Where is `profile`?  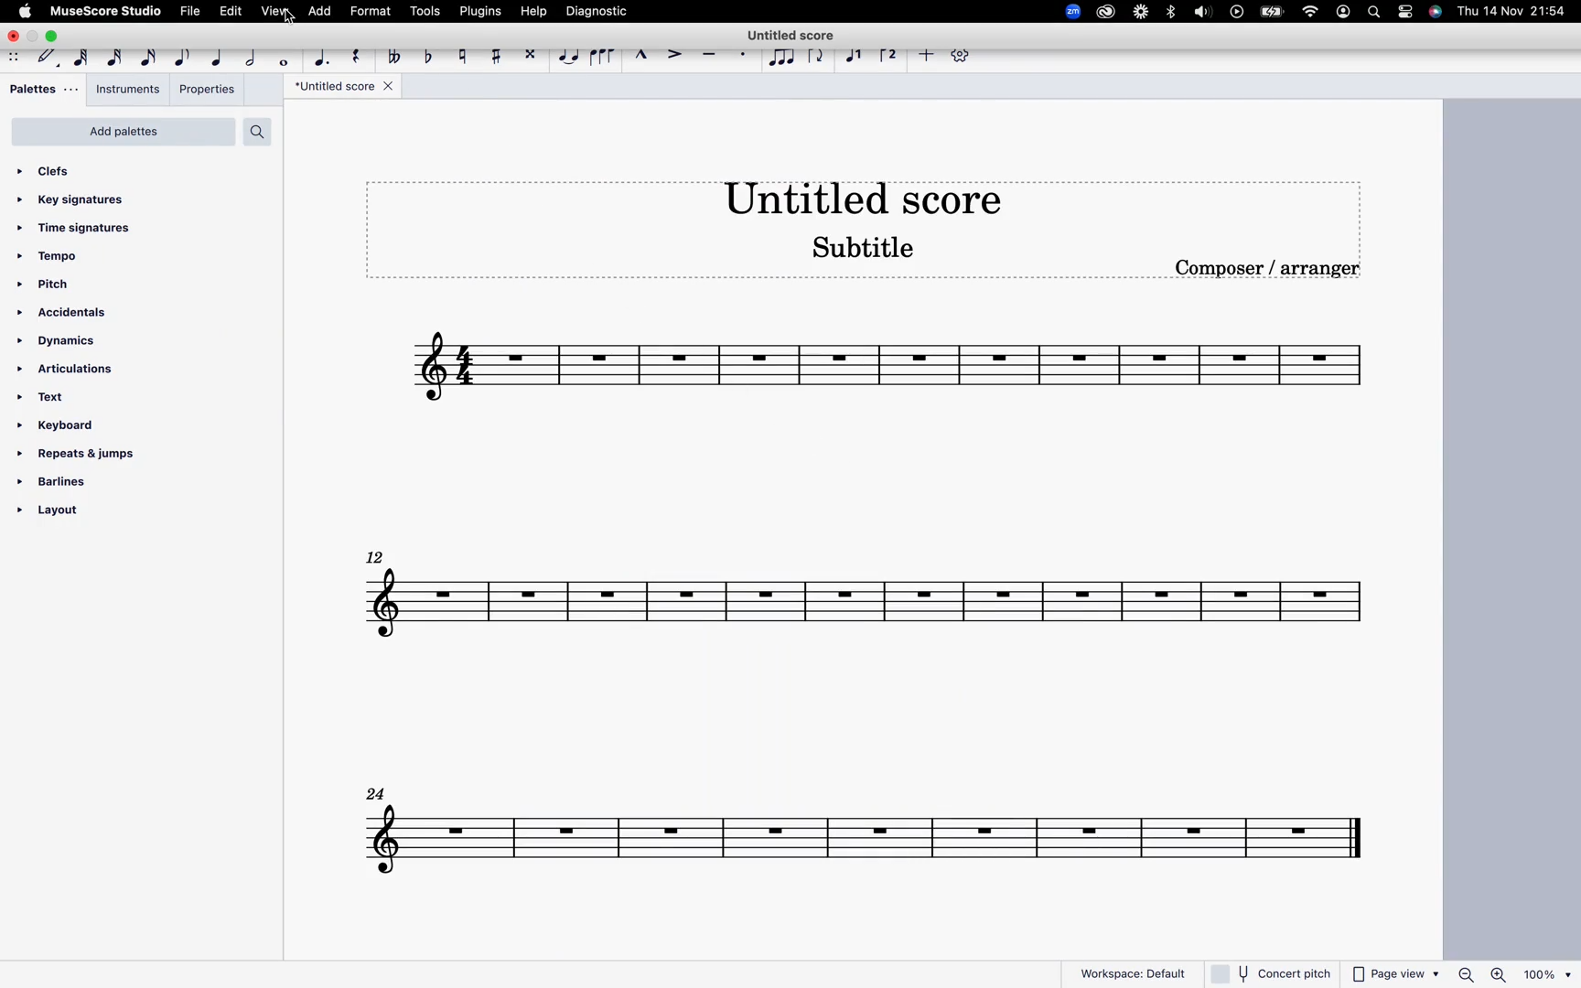
profile is located at coordinates (1344, 11).